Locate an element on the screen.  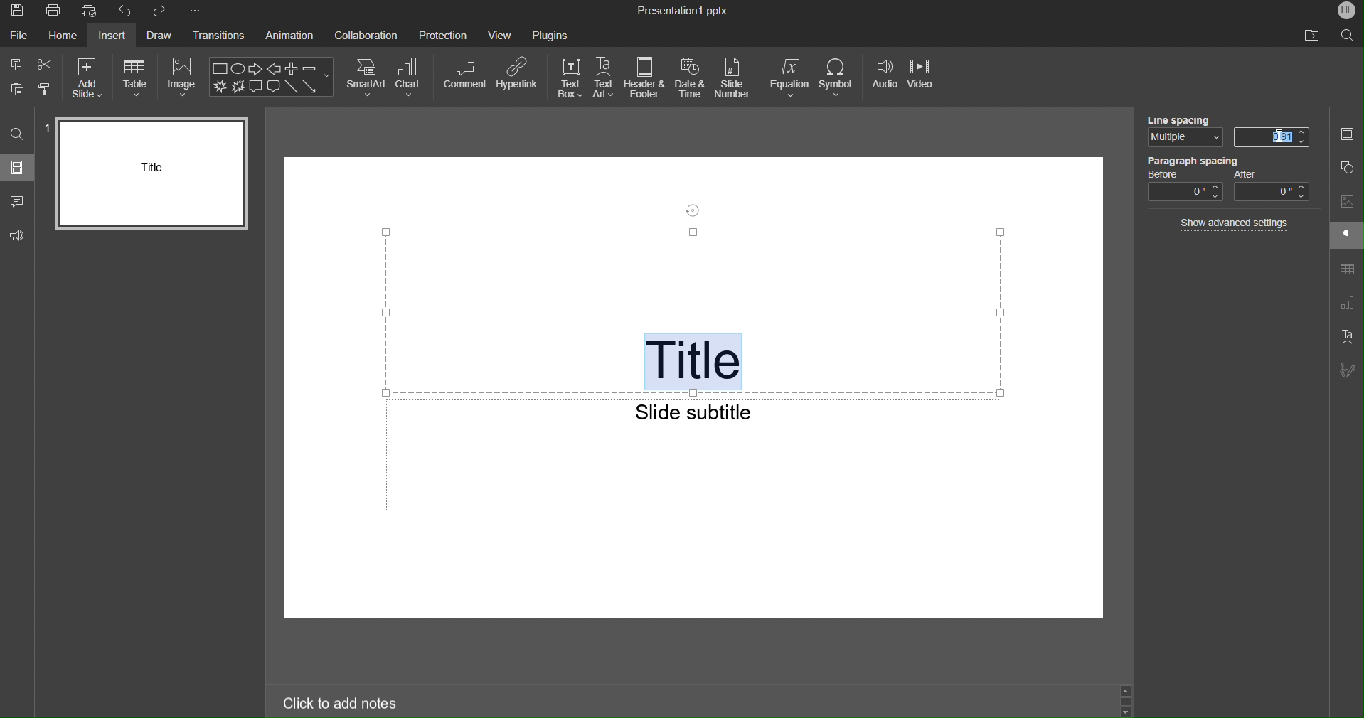
Show advanced settings is located at coordinates (1237, 223).